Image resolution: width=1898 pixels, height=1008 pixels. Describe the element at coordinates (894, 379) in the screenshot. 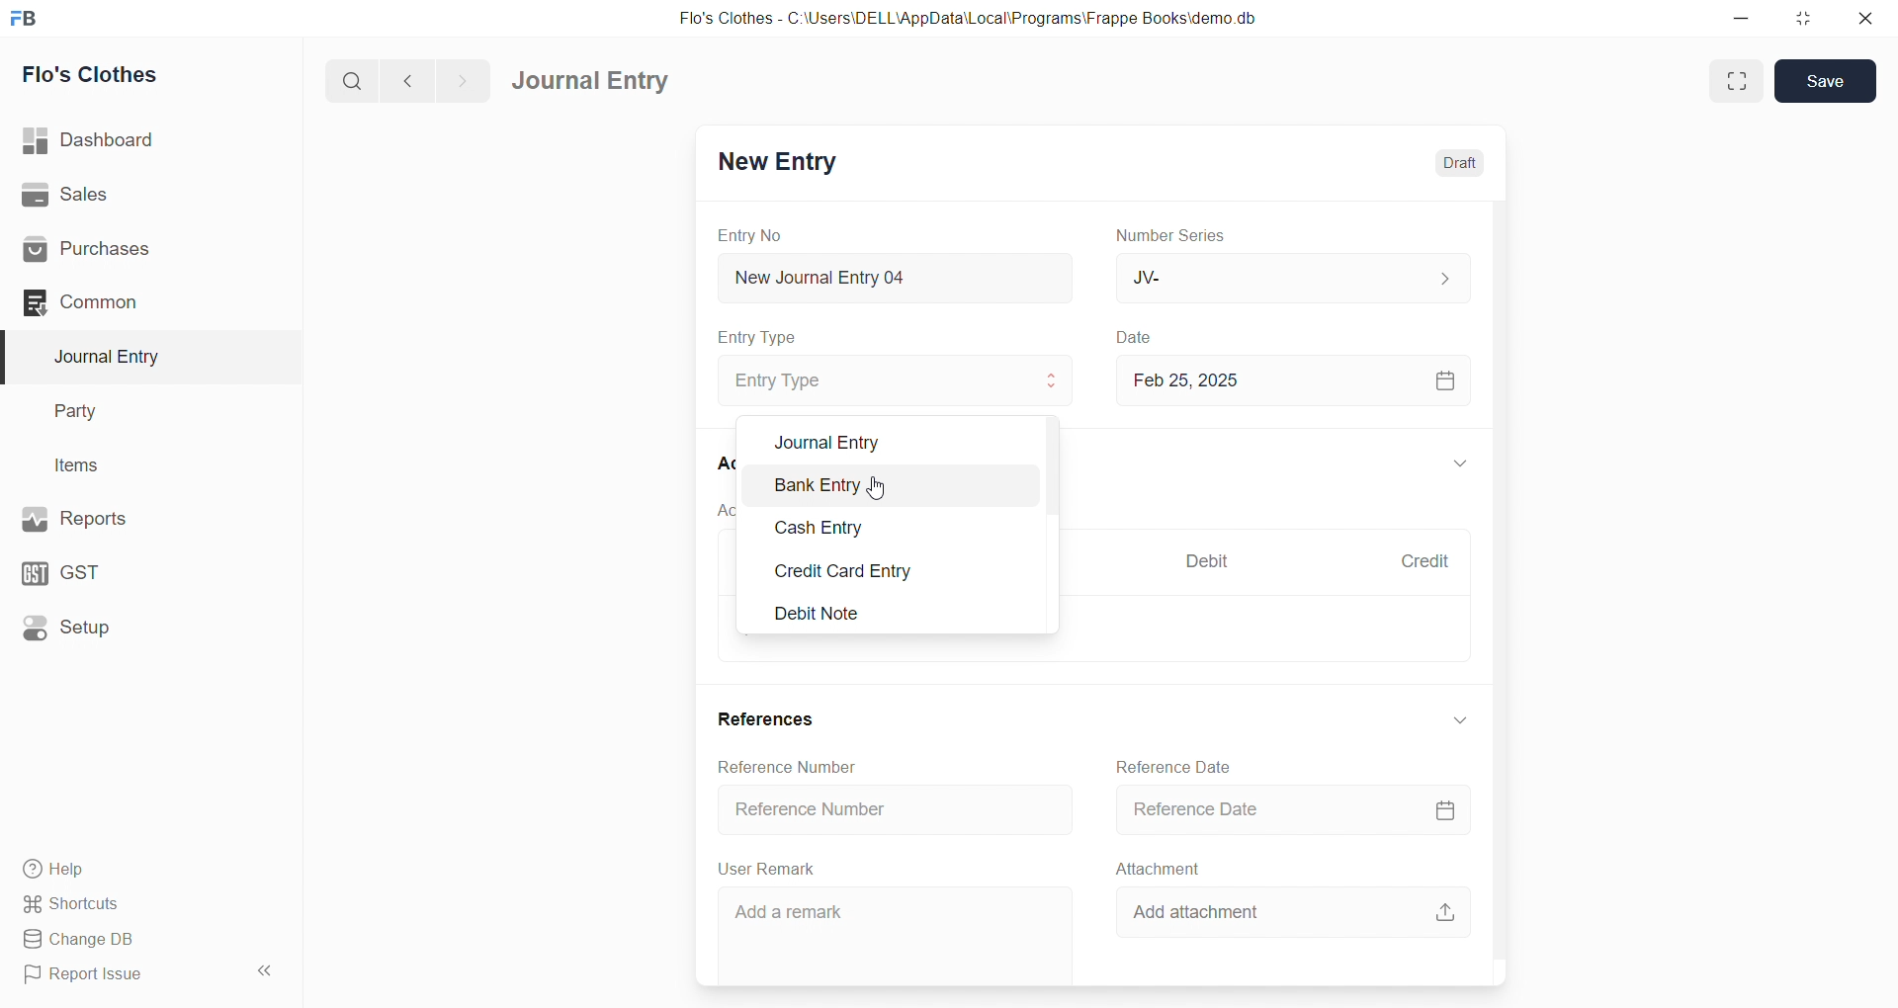

I see `Entry Type` at that location.